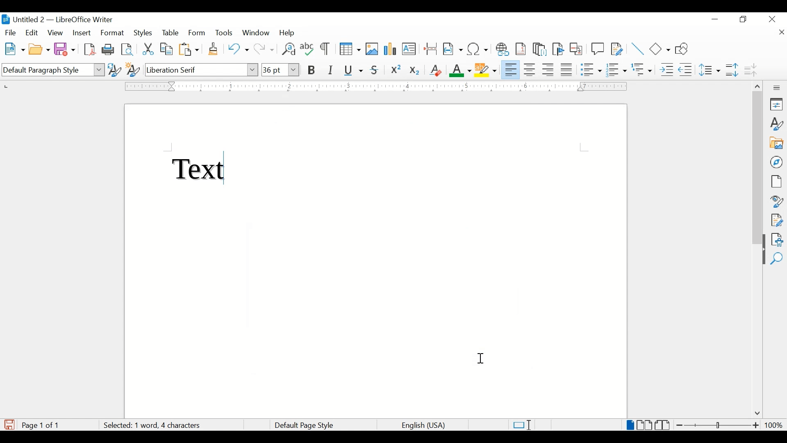  Describe the element at coordinates (584, 147) in the screenshot. I see `guides` at that location.